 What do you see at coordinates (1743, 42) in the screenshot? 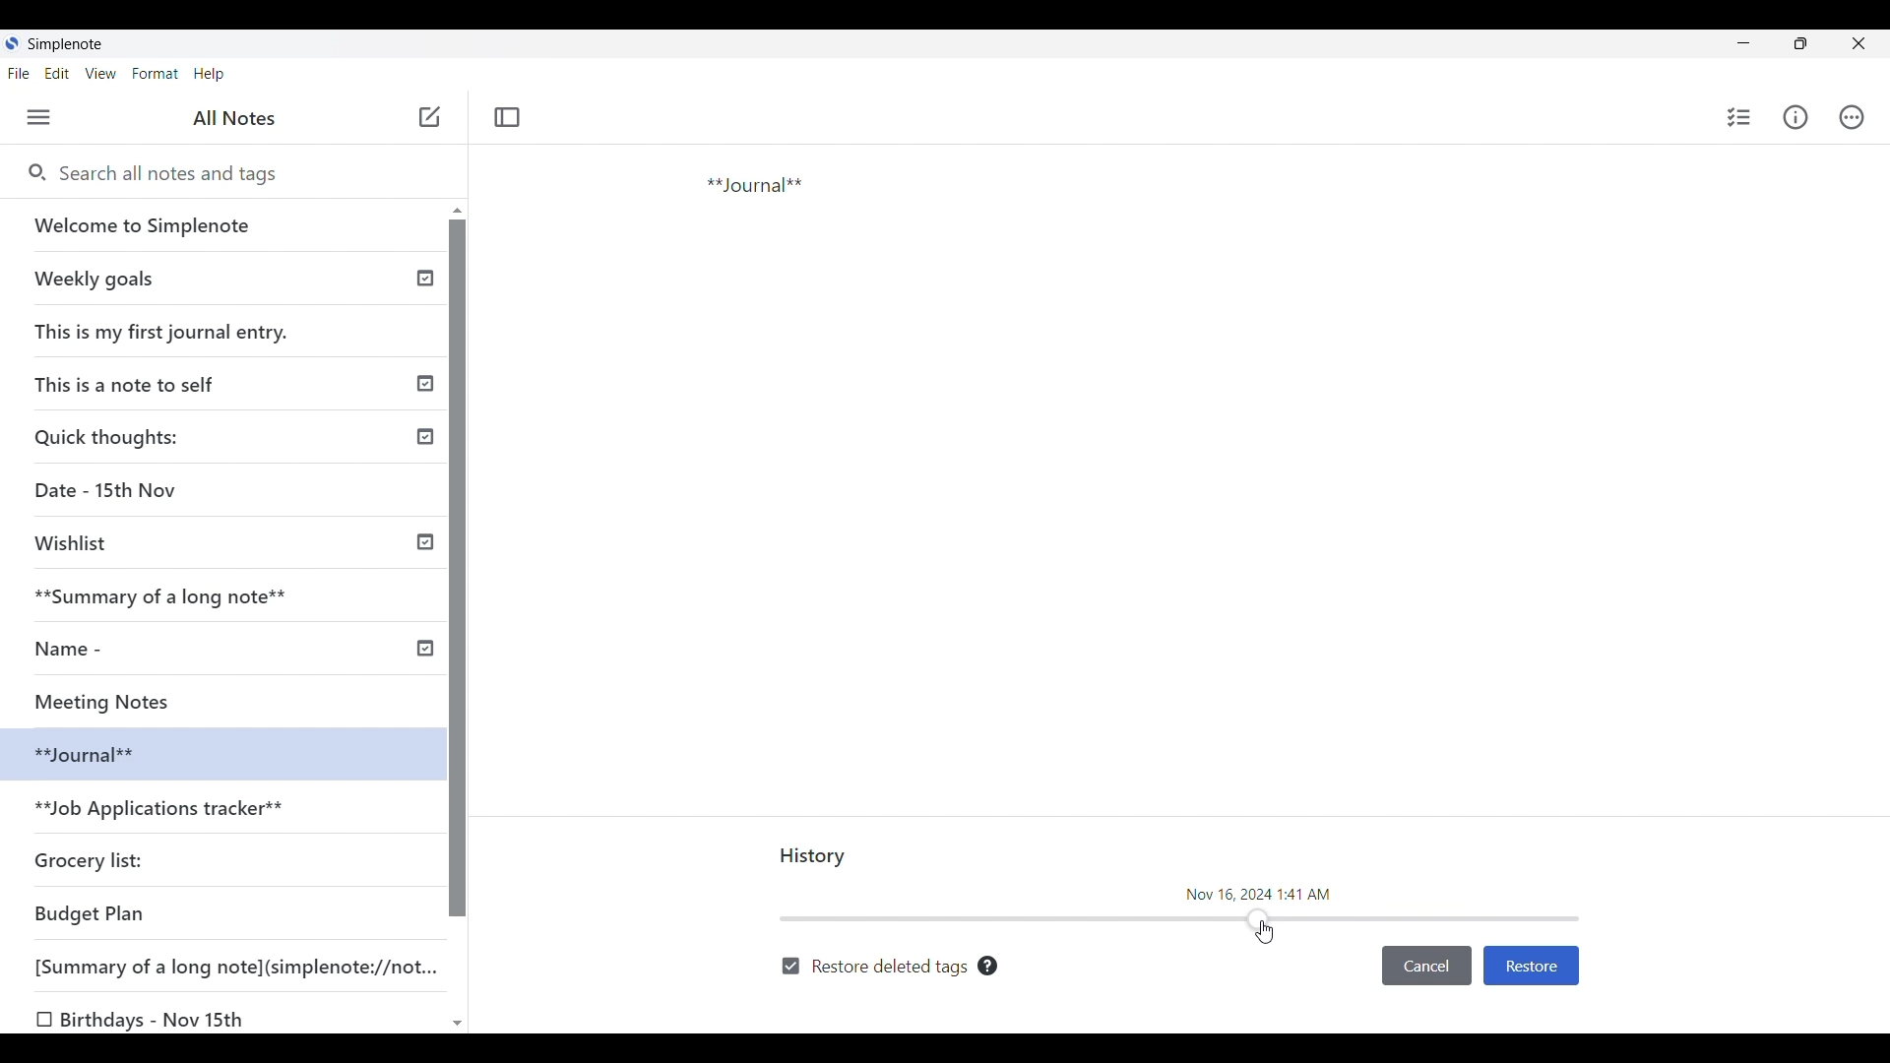
I see `Minimize` at bounding box center [1743, 42].